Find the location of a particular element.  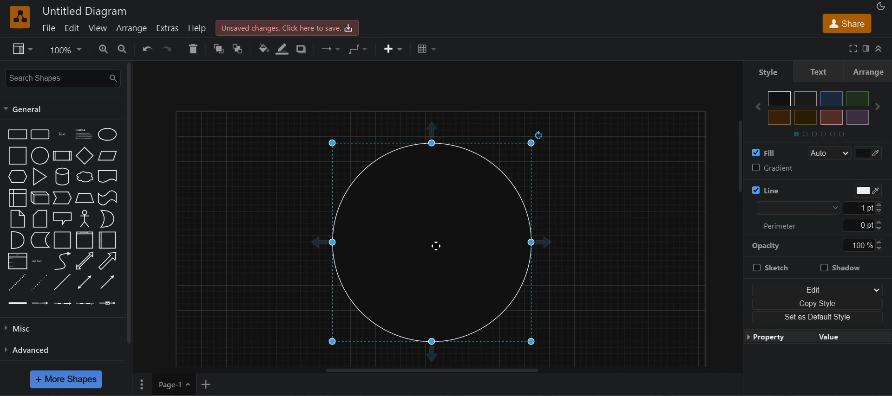

style is located at coordinates (768, 73).